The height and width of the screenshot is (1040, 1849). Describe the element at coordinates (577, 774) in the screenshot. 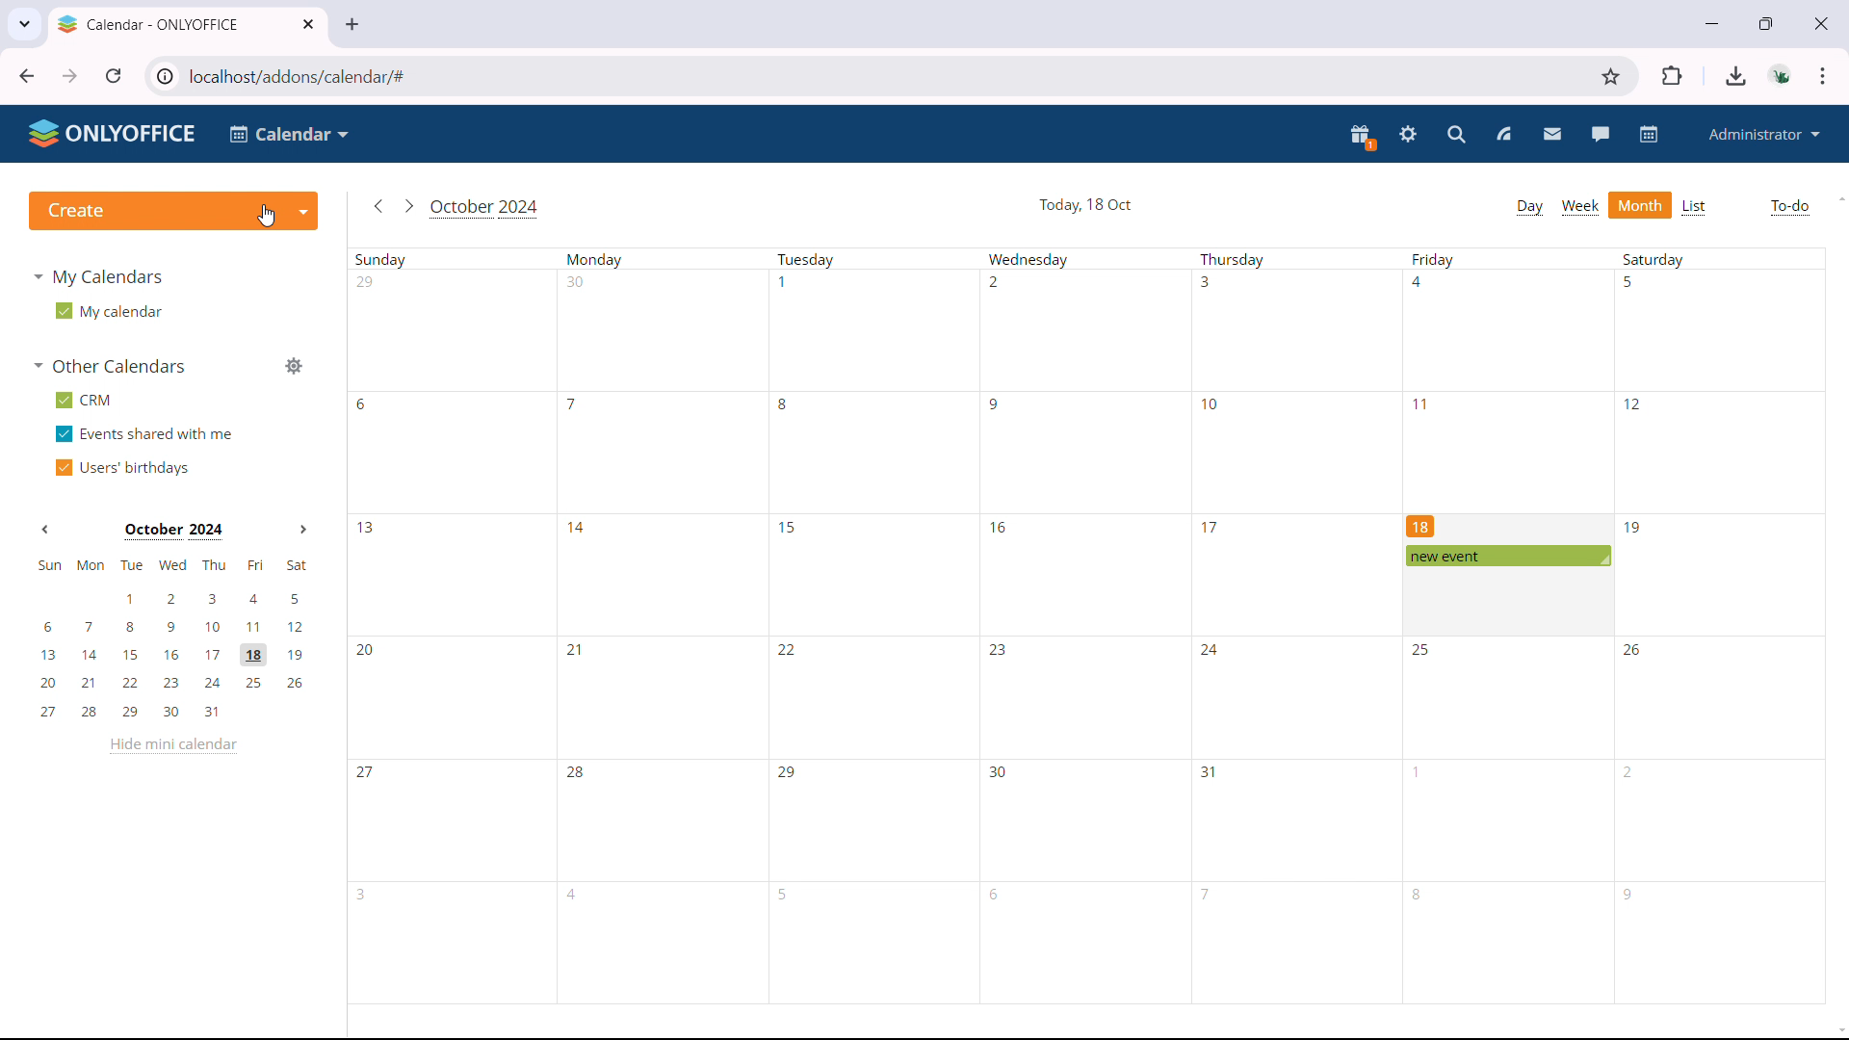

I see `28` at that location.